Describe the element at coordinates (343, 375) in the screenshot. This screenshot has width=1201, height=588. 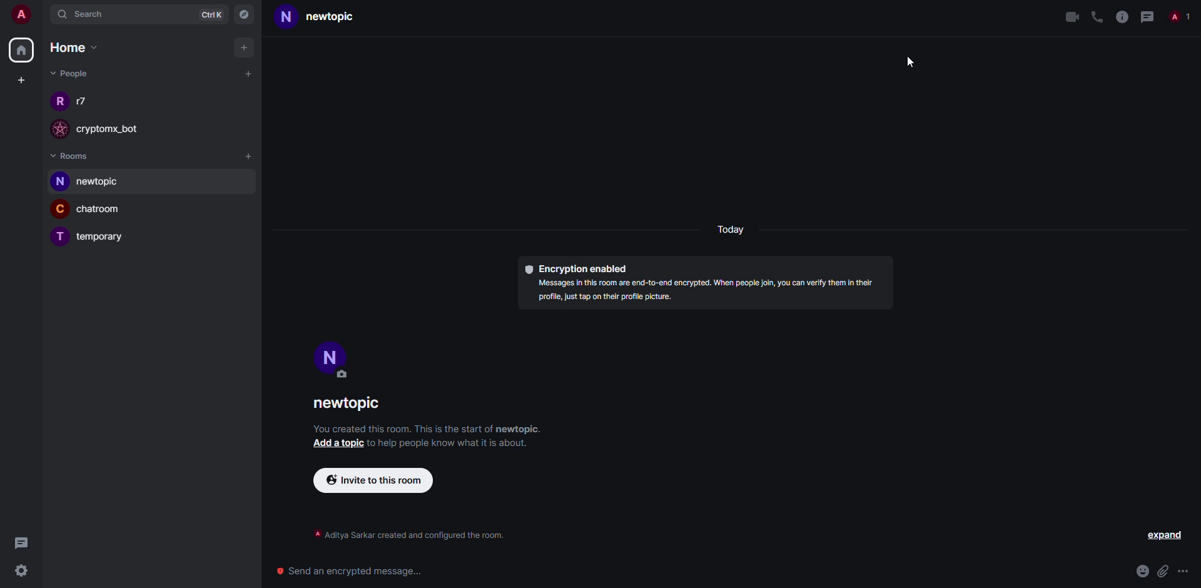
I see `edit` at that location.